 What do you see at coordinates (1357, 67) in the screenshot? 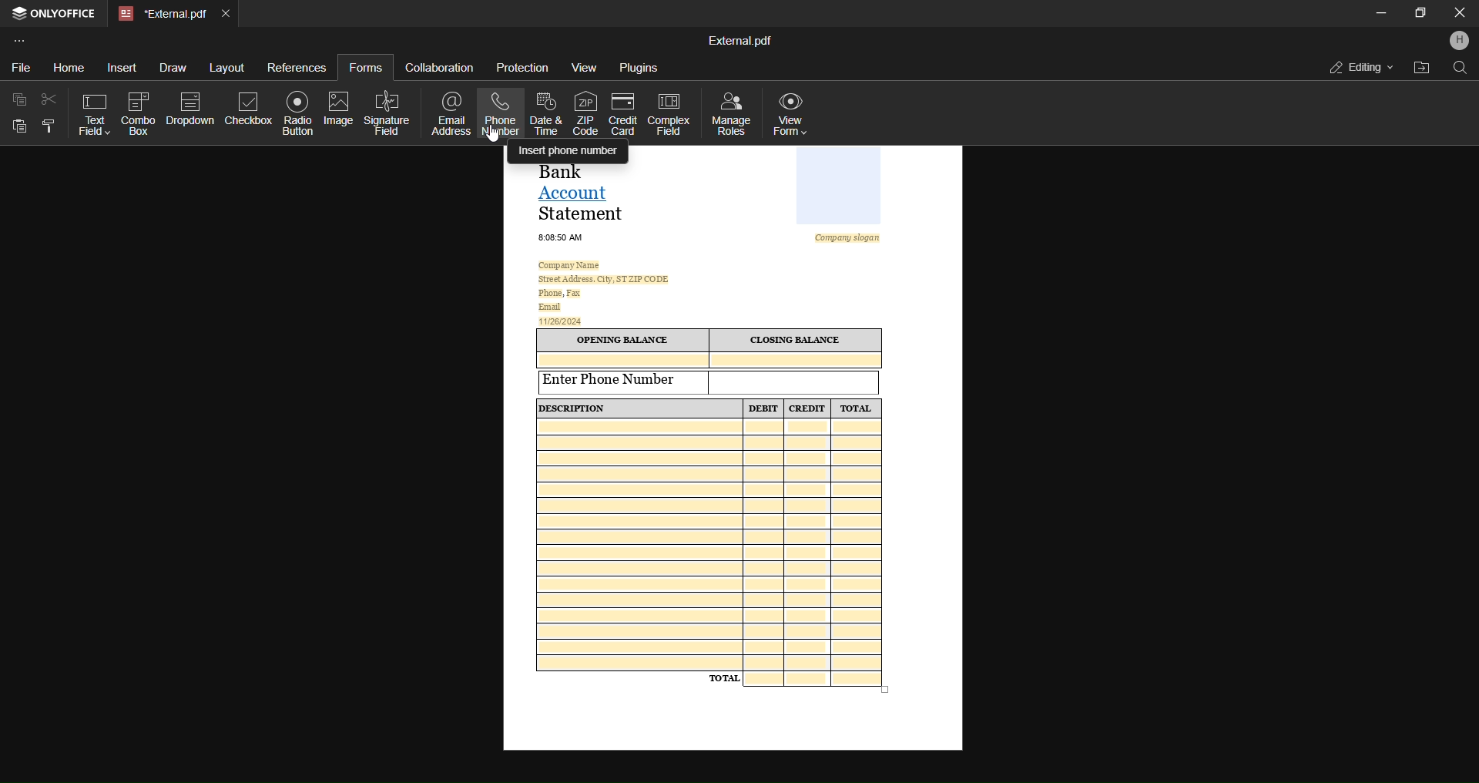
I see `editing` at bounding box center [1357, 67].